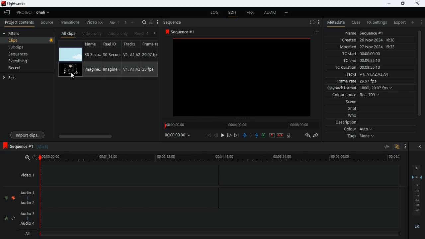  What do you see at coordinates (92, 70) in the screenshot?
I see `Name` at bounding box center [92, 70].